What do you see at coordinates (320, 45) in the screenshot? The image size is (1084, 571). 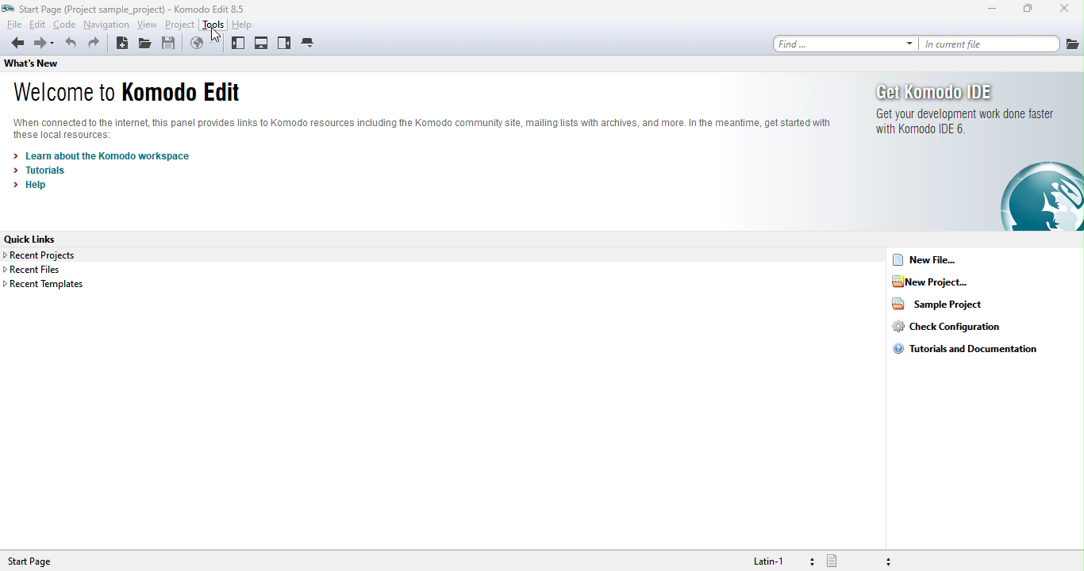 I see `tab` at bounding box center [320, 45].